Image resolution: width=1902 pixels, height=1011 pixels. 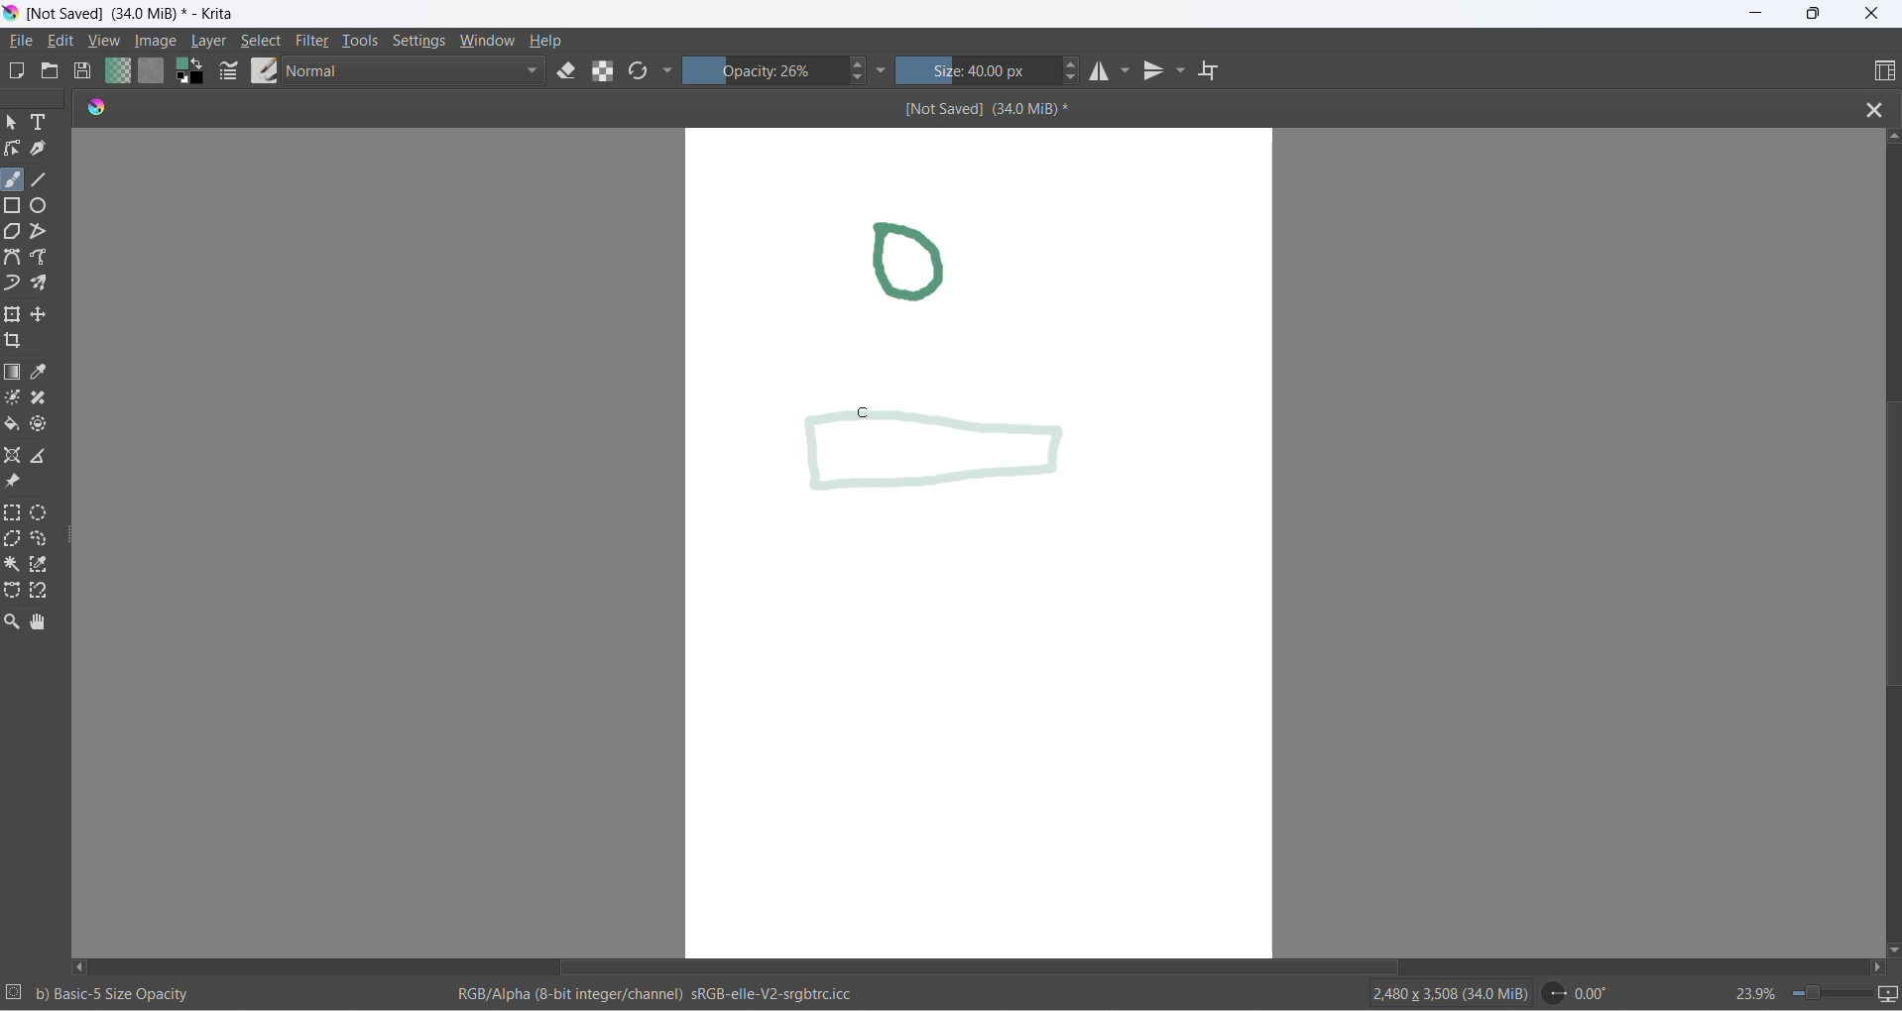 What do you see at coordinates (989, 108) in the screenshot?
I see `[Not Saved] (340 MiB)*` at bounding box center [989, 108].